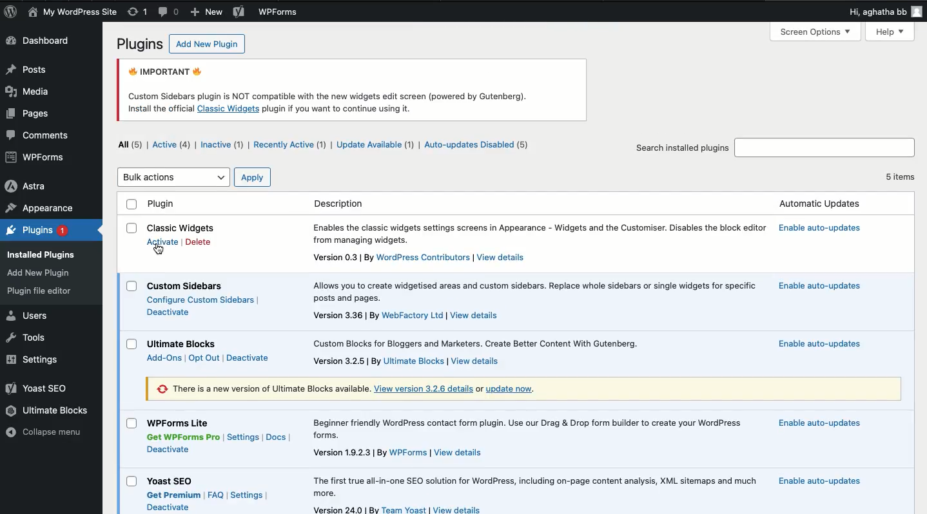 This screenshot has height=514, width=927. Describe the element at coordinates (45, 253) in the screenshot. I see `Installed plugins` at that location.